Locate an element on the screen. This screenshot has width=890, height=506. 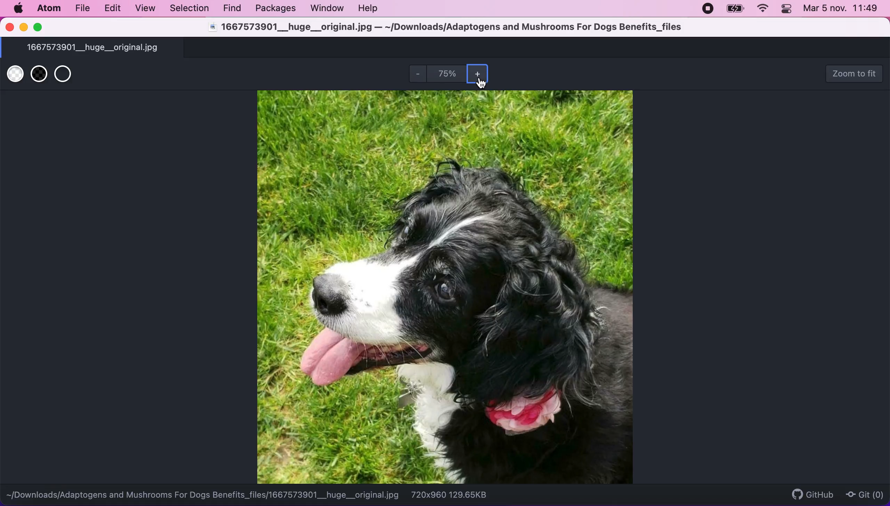
use transparent background is located at coordinates (69, 76).